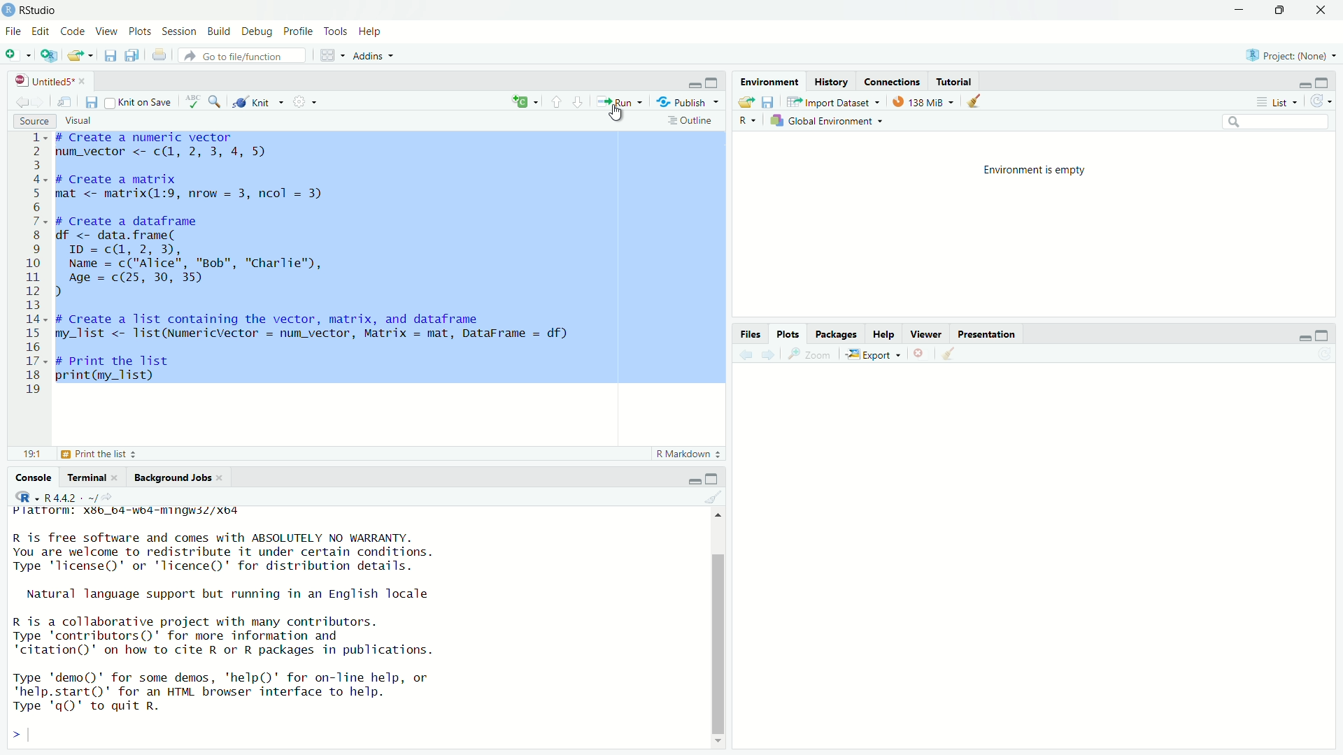 This screenshot has width=1343, height=755. I want to click on Publish ~, so click(689, 102).